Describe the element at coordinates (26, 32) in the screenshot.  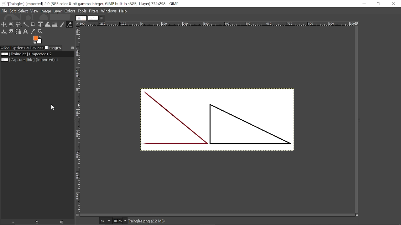
I see `Text tool` at that location.